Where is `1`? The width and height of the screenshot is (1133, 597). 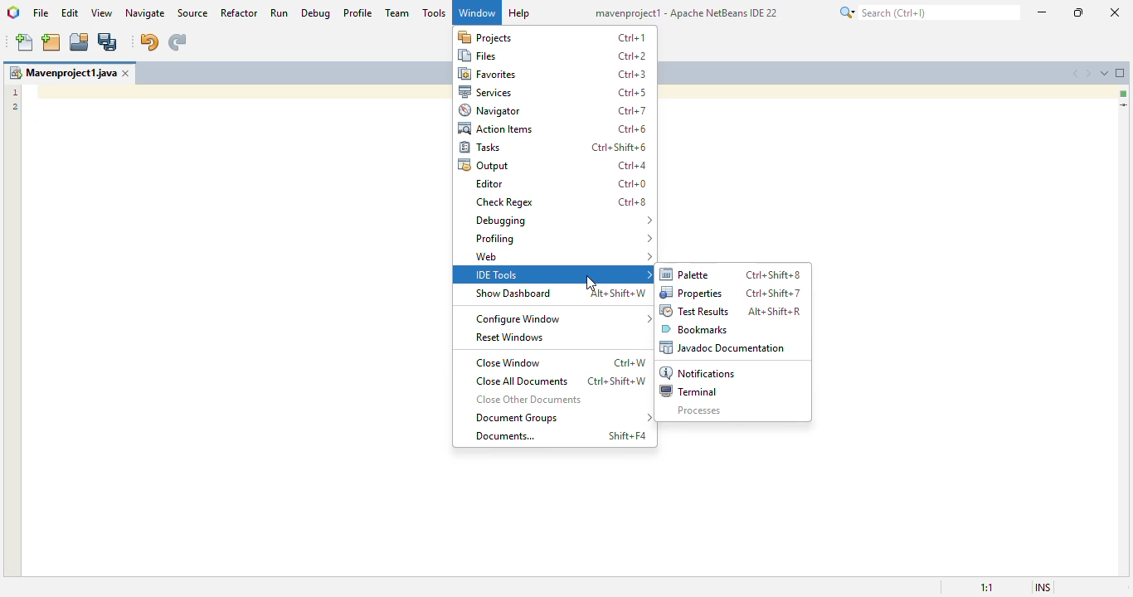
1 is located at coordinates (16, 91).